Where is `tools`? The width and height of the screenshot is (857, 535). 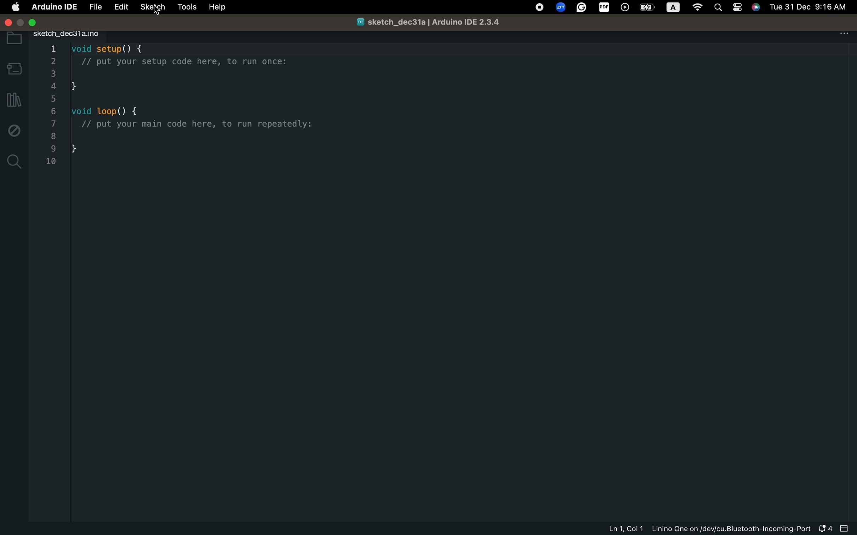 tools is located at coordinates (188, 6).